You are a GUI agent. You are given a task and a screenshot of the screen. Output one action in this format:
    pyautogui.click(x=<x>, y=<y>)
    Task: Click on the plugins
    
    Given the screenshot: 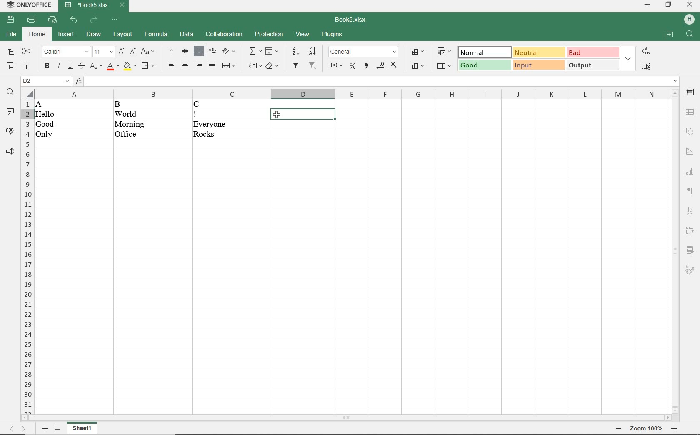 What is the action you would take?
    pyautogui.click(x=332, y=35)
    